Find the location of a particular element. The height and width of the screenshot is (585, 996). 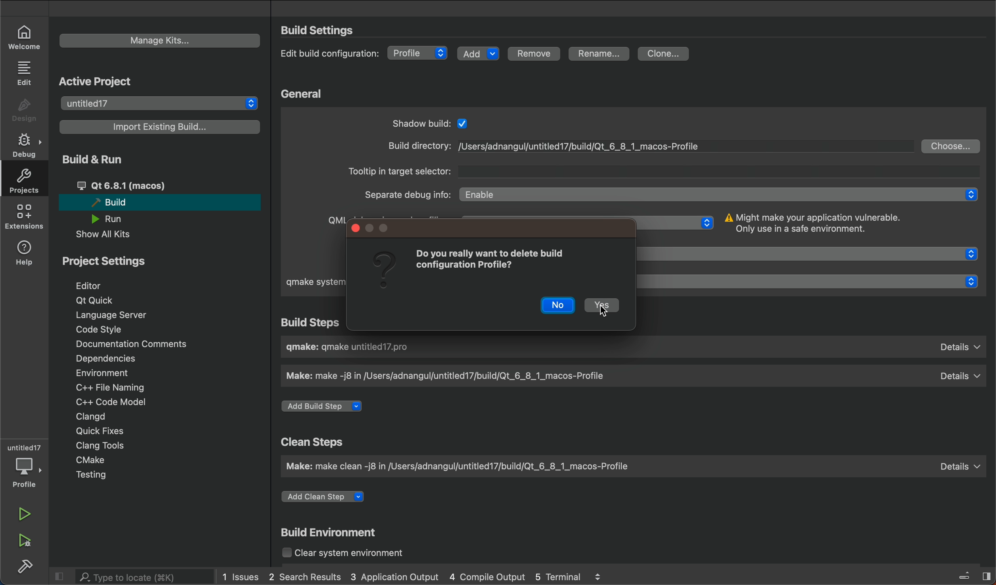

info is located at coordinates (817, 223).